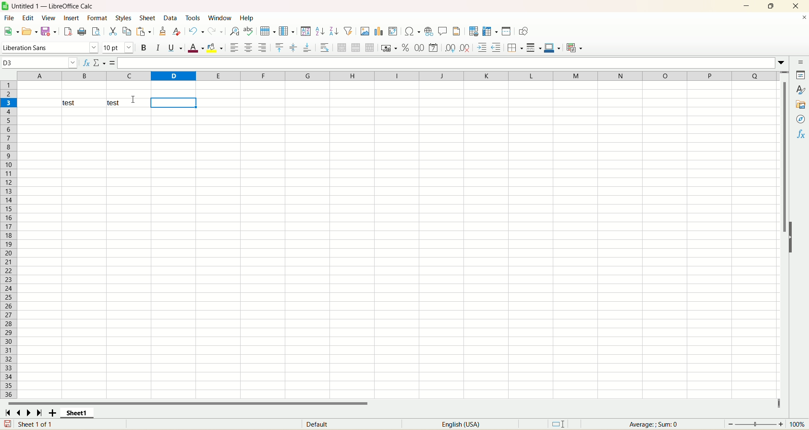  Describe the element at coordinates (460, 424) in the screenshot. I see `English (USA)` at that location.